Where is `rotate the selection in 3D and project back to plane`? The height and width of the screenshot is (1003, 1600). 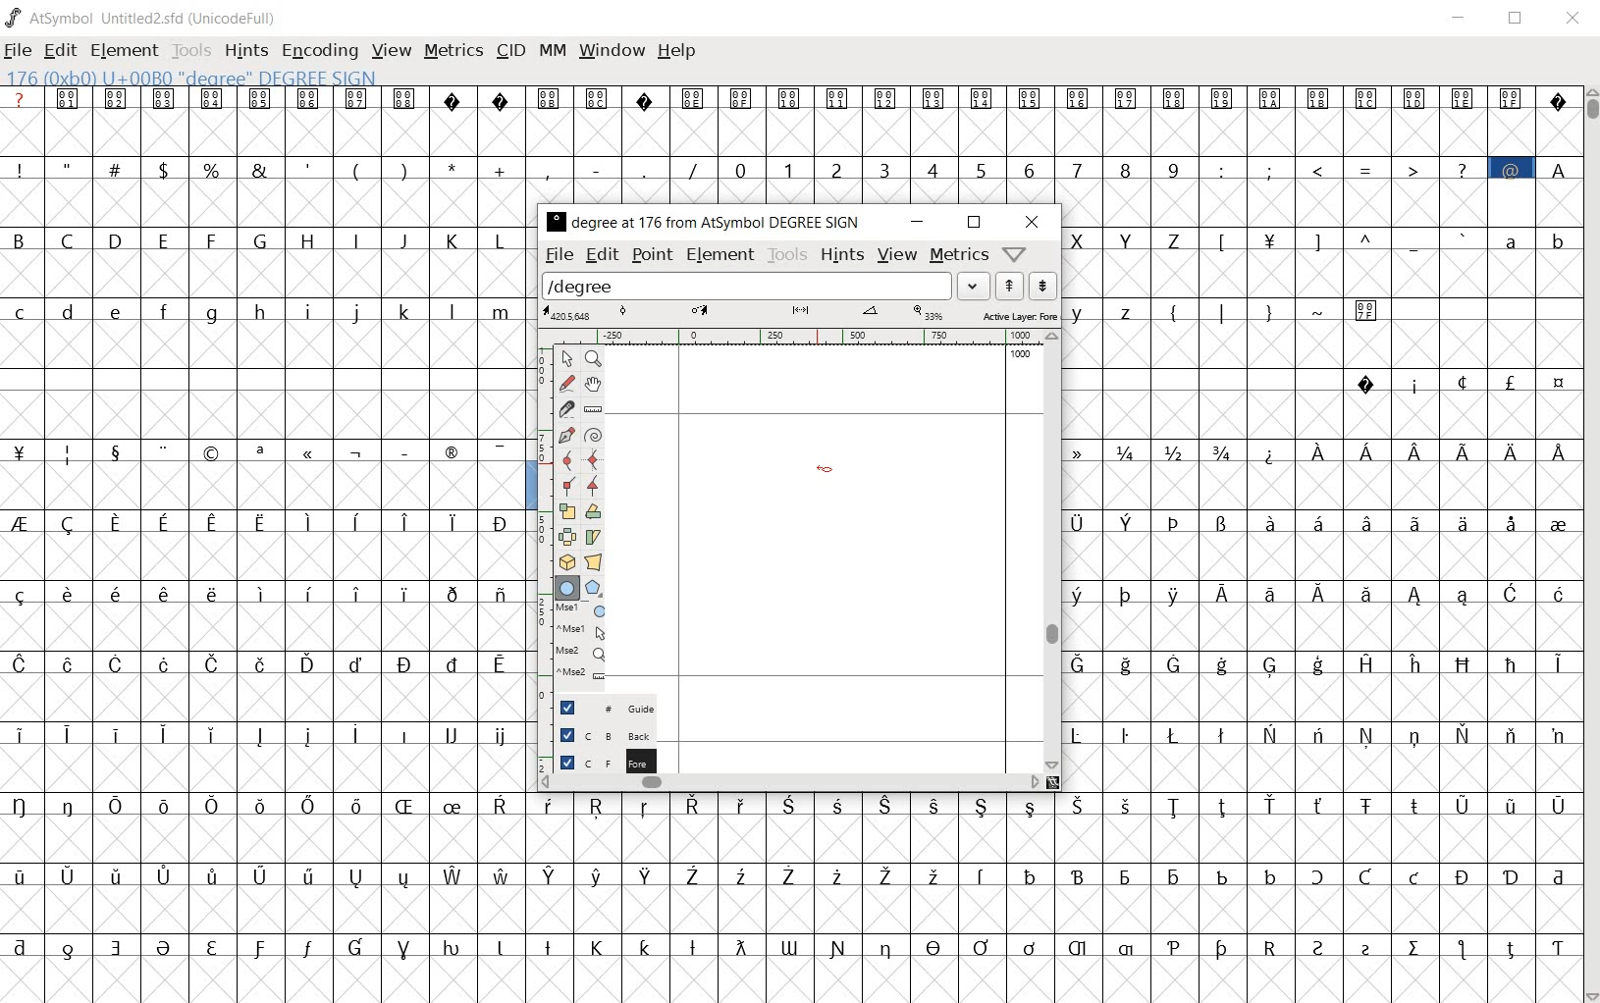 rotate the selection in 3D and project back to plane is located at coordinates (563, 562).